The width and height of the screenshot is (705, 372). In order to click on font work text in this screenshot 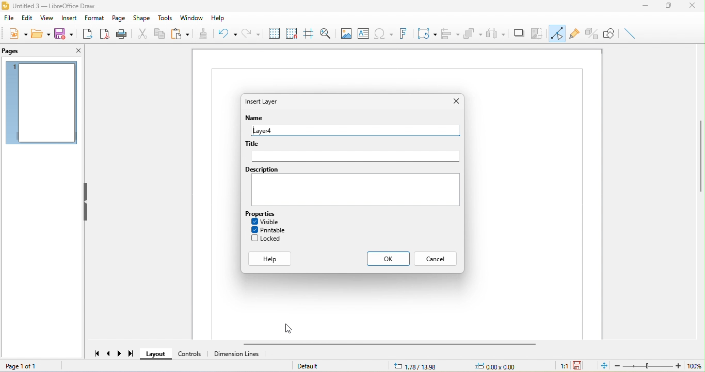, I will do `click(403, 32)`.